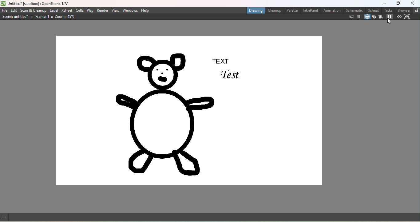  What do you see at coordinates (102, 10) in the screenshot?
I see `Render` at bounding box center [102, 10].